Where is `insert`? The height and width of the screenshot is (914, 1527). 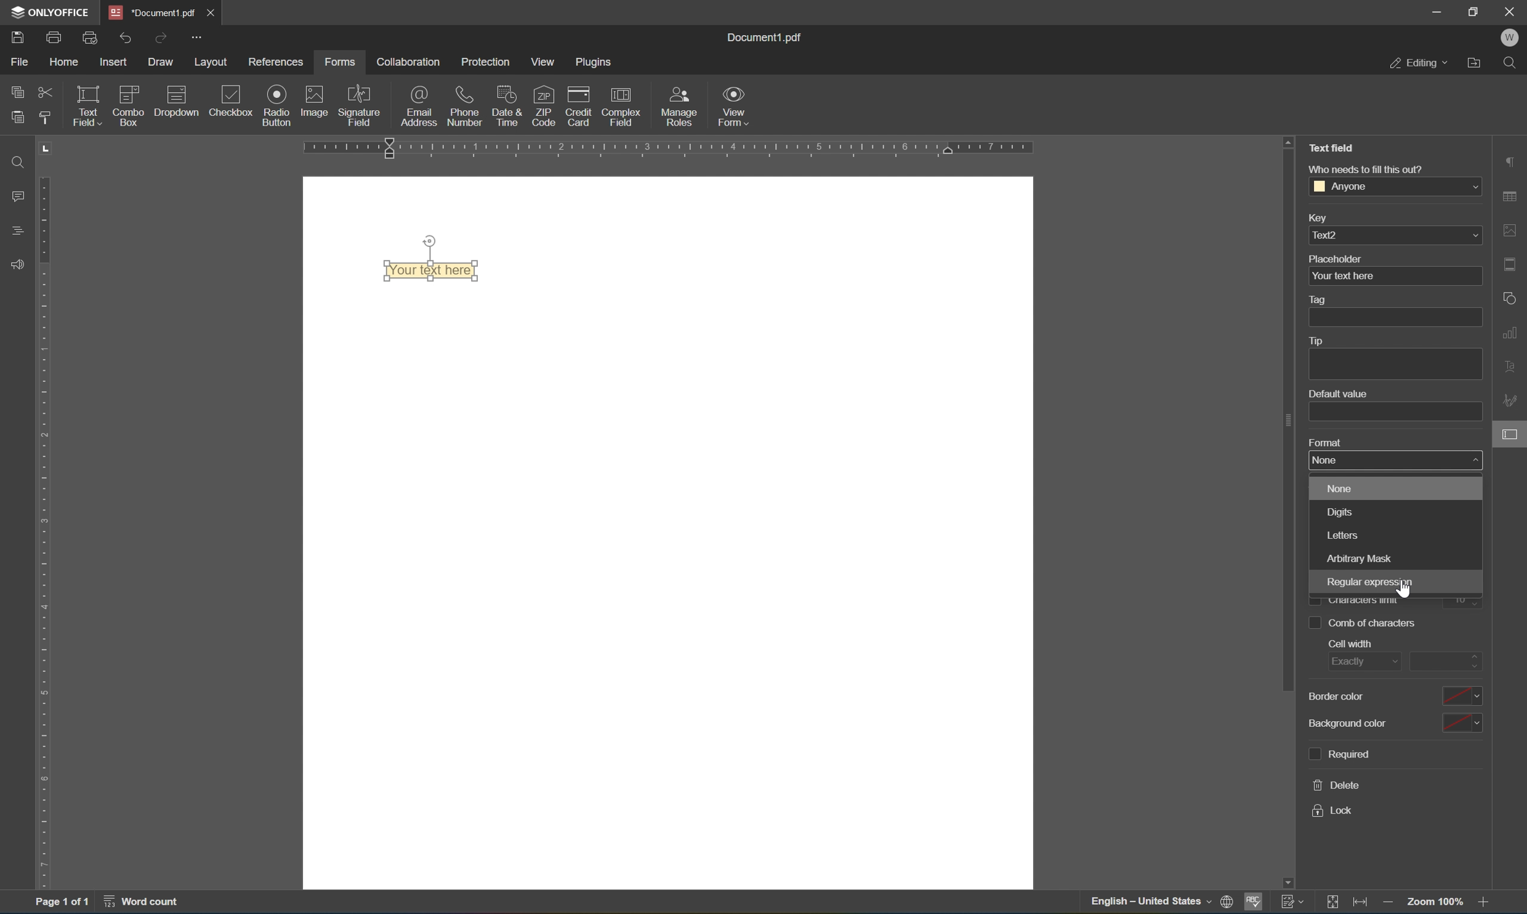
insert is located at coordinates (114, 59).